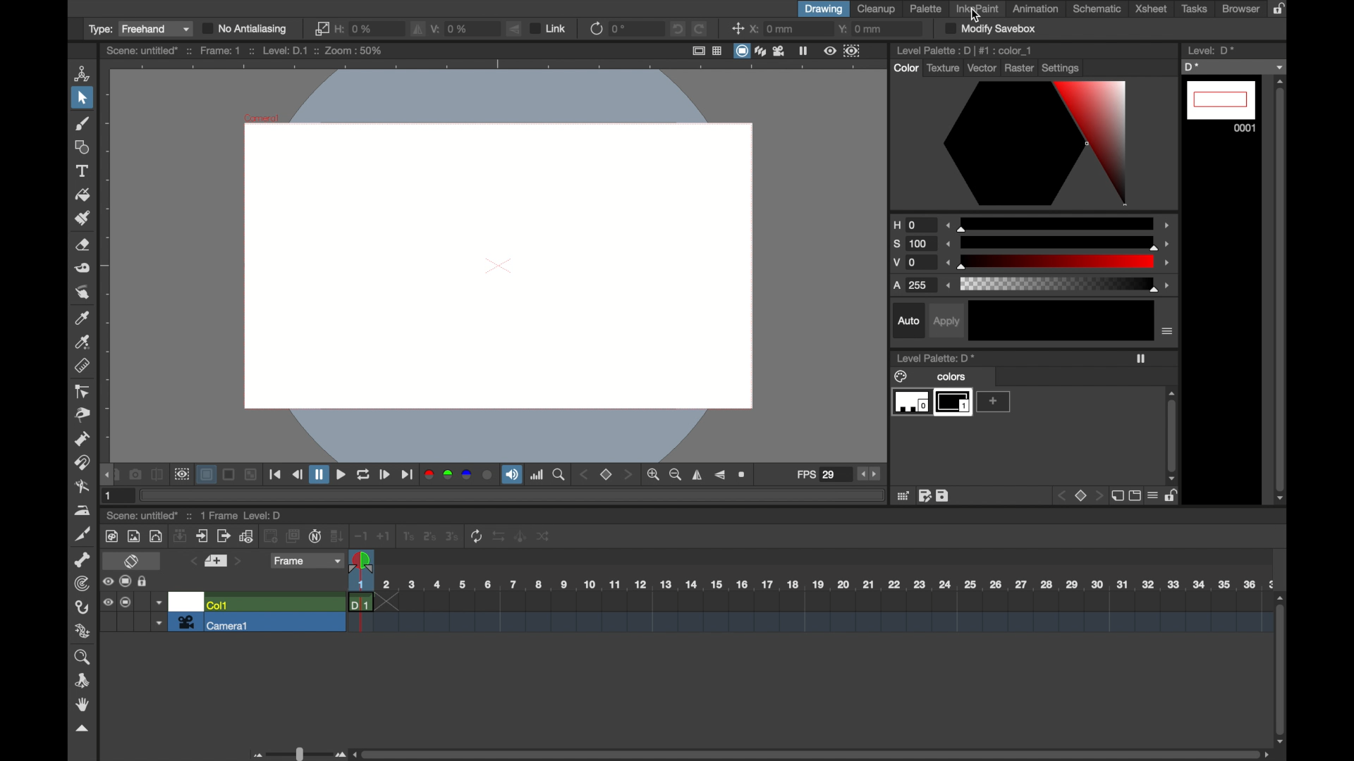  What do you see at coordinates (1141, 359) in the screenshot?
I see `freeze` at bounding box center [1141, 359].